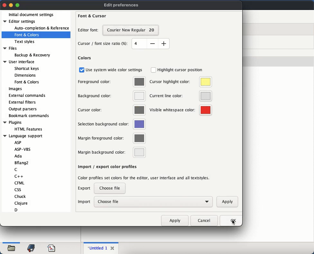 The width and height of the screenshot is (314, 254). I want to click on css, so click(20, 190).